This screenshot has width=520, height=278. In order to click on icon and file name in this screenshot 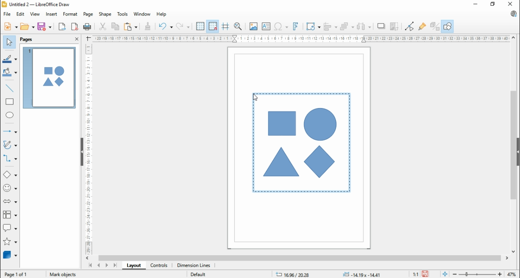, I will do `click(37, 4)`.